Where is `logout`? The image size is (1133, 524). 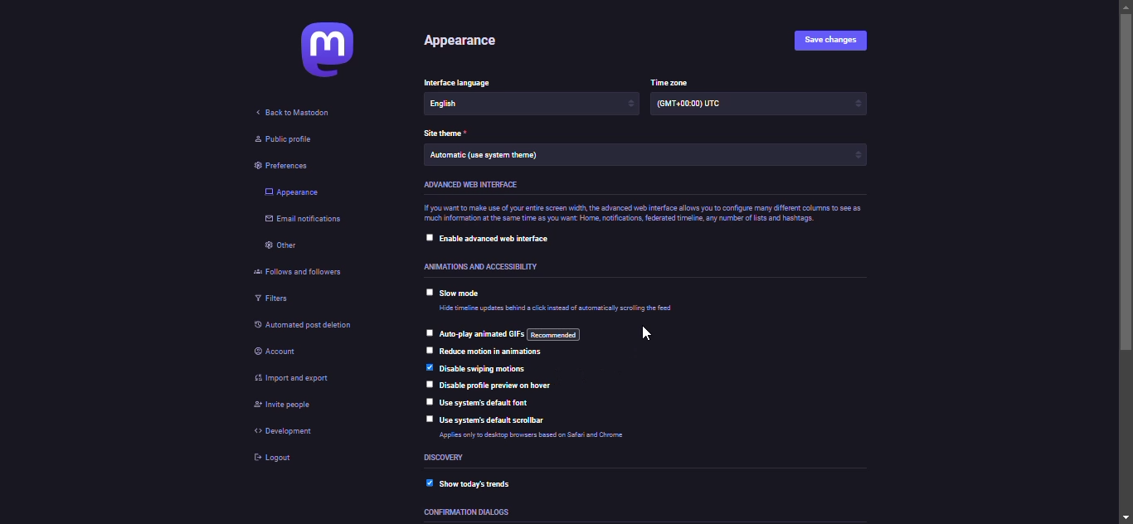
logout is located at coordinates (270, 458).